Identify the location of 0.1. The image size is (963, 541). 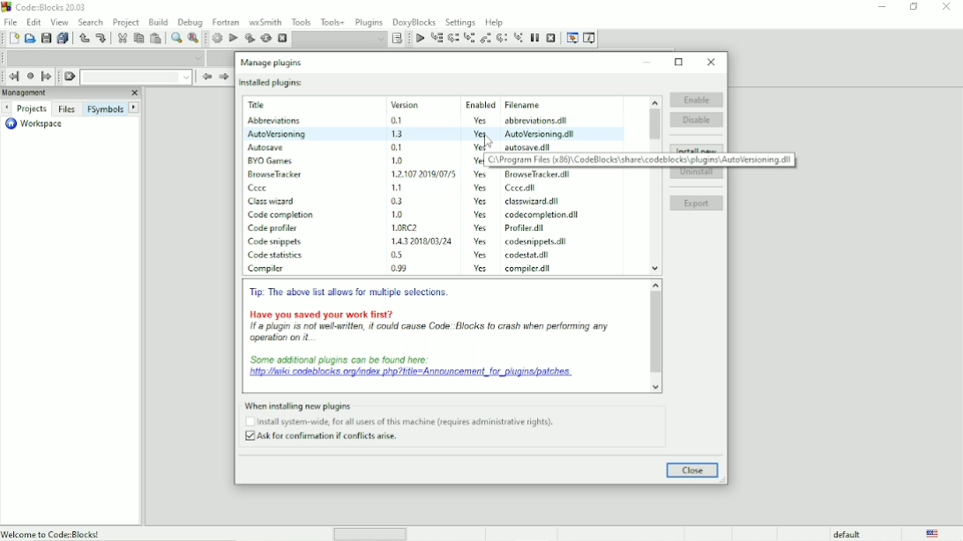
(397, 147).